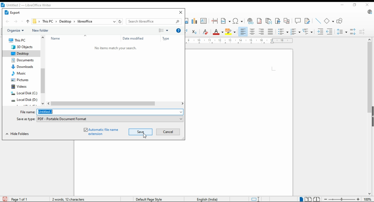  Describe the element at coordinates (271, 32) in the screenshot. I see `justified` at that location.